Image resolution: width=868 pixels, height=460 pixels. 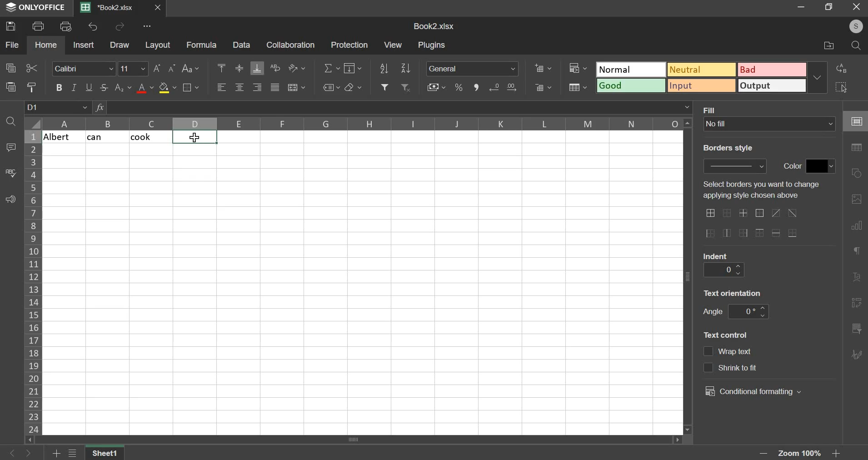 I want to click on protection, so click(x=351, y=45).